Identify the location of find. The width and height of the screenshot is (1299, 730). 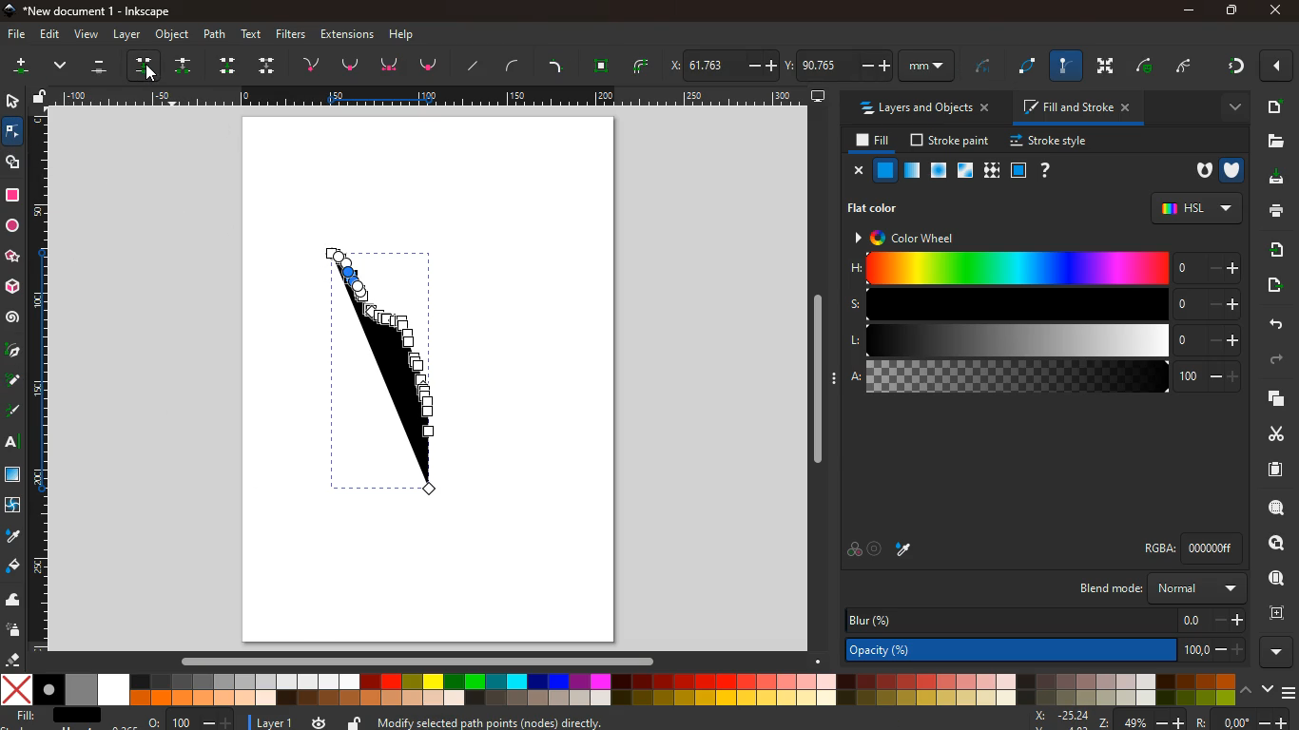
(1270, 544).